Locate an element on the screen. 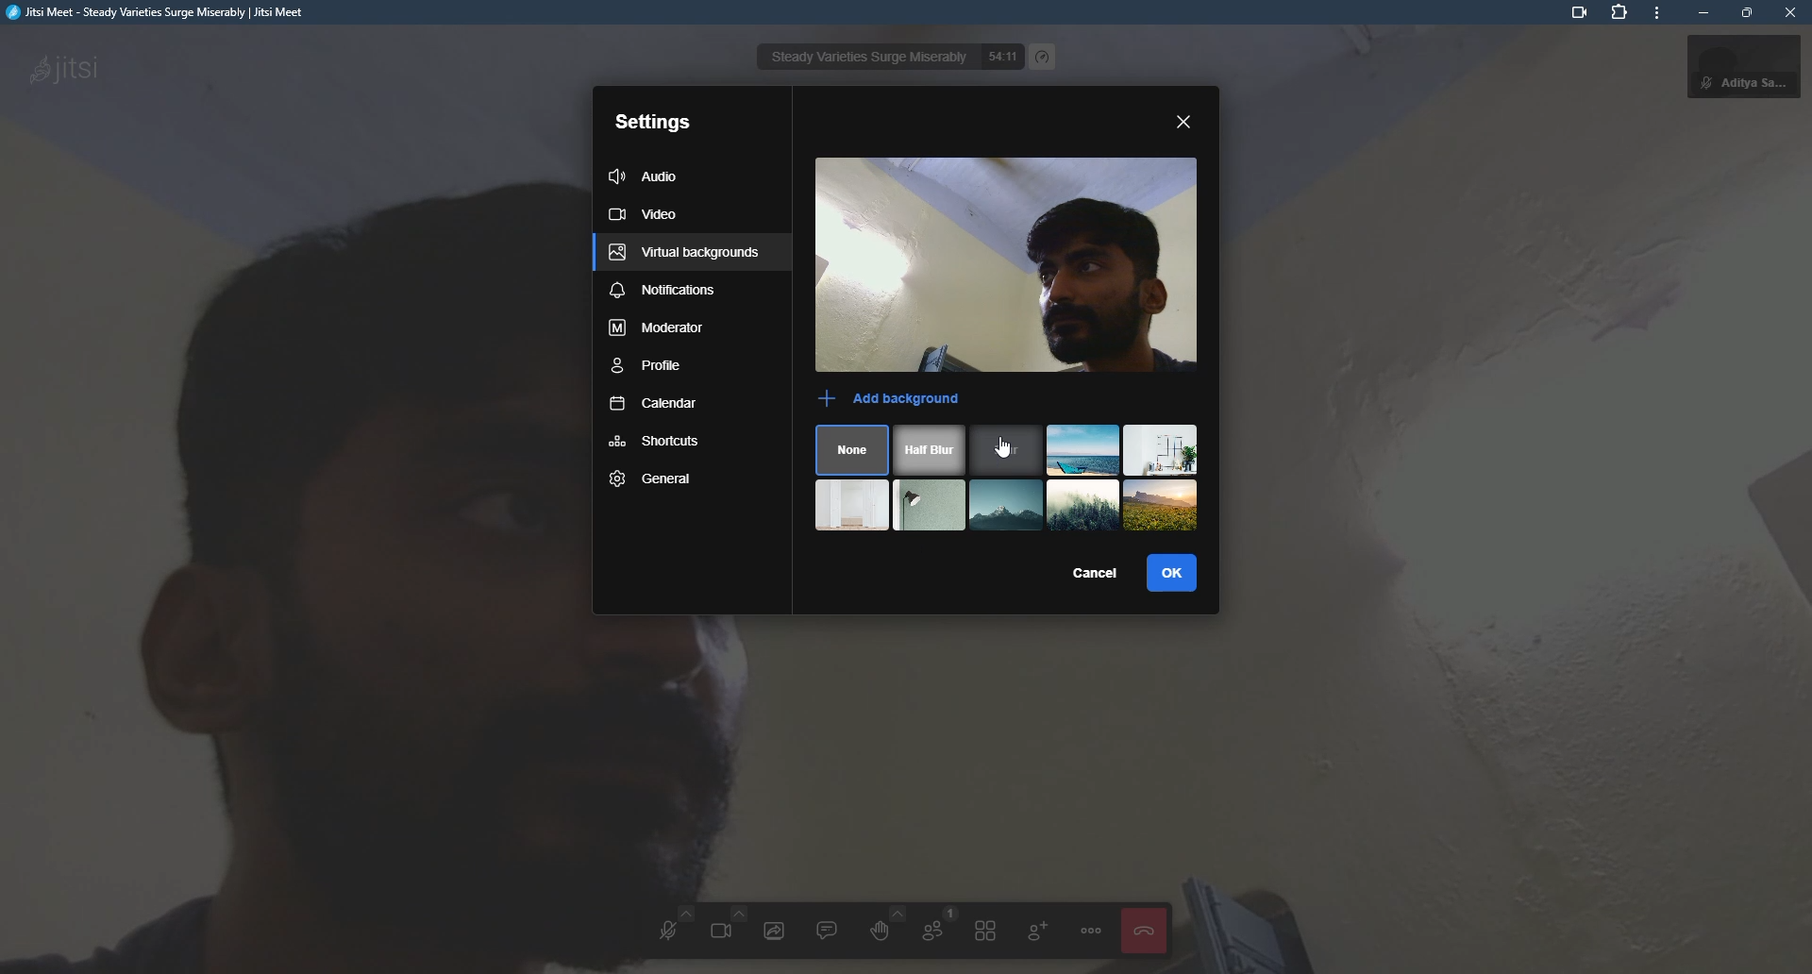  minimize is located at coordinates (1700, 13).